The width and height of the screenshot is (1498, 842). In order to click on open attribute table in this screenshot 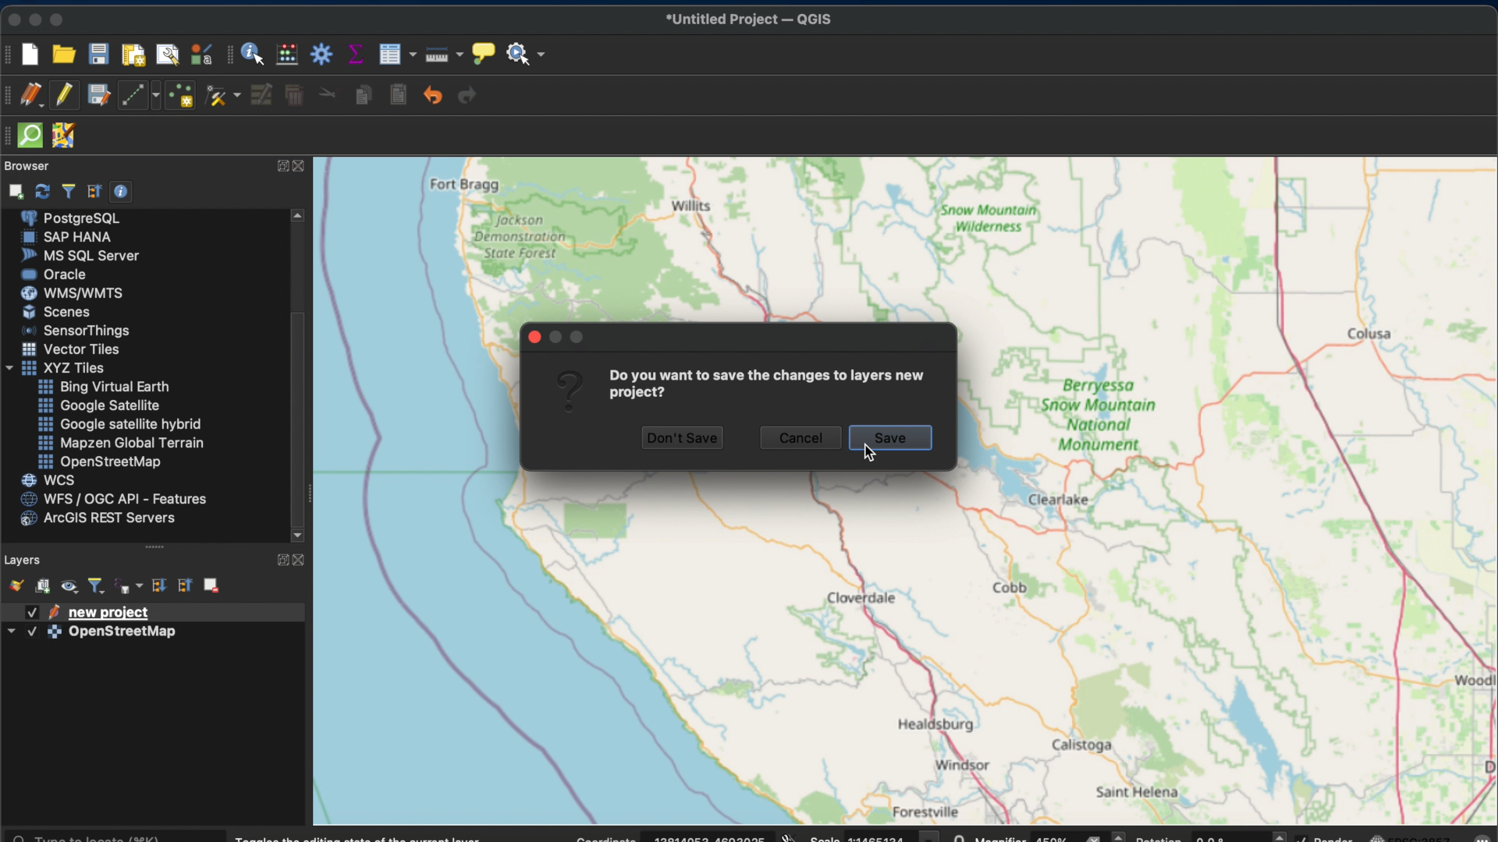, I will do `click(396, 54)`.